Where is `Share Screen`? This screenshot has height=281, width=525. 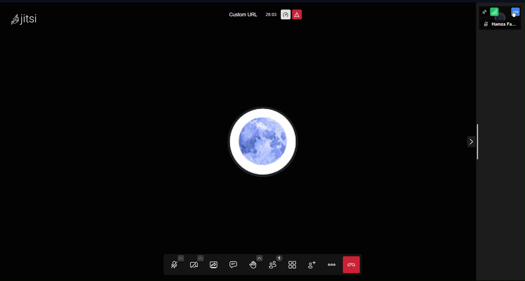 Share Screen is located at coordinates (216, 264).